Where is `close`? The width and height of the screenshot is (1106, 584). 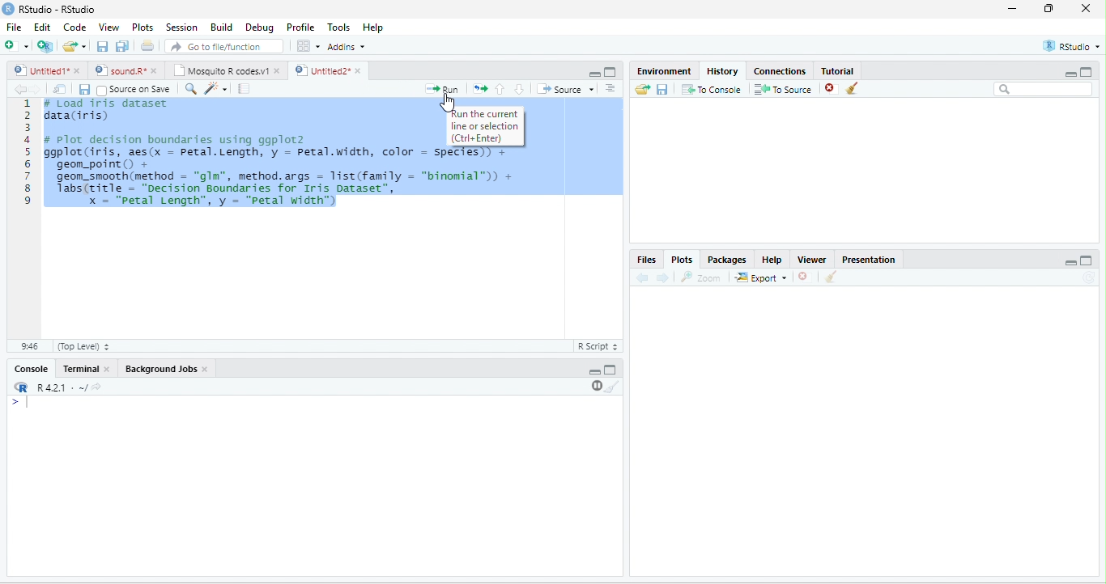 close is located at coordinates (360, 70).